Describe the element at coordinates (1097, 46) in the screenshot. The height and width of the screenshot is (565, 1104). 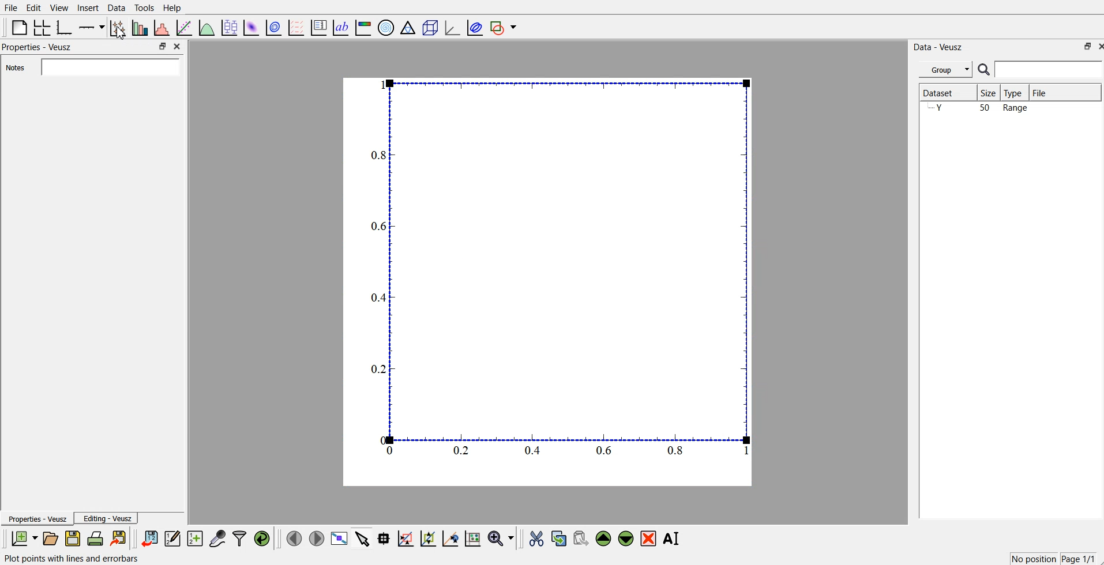
I see `close` at that location.